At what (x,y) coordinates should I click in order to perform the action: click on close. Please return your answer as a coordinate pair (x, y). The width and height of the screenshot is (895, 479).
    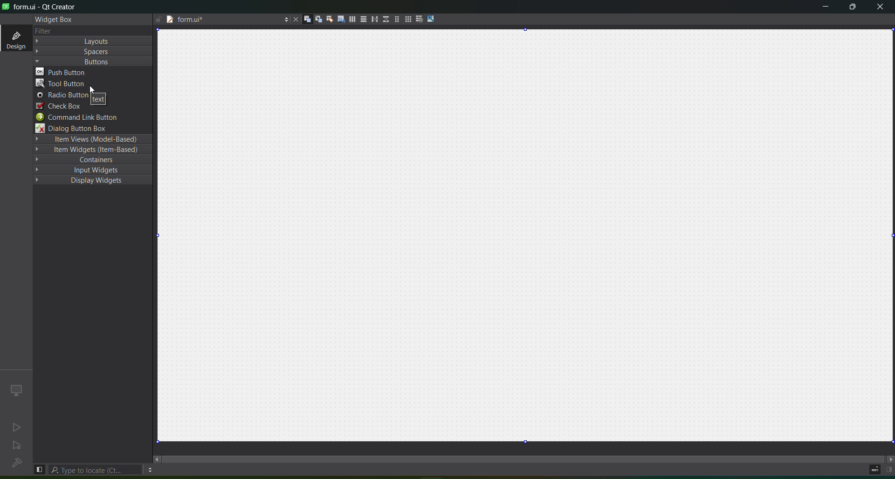
    Looking at the image, I should click on (879, 8).